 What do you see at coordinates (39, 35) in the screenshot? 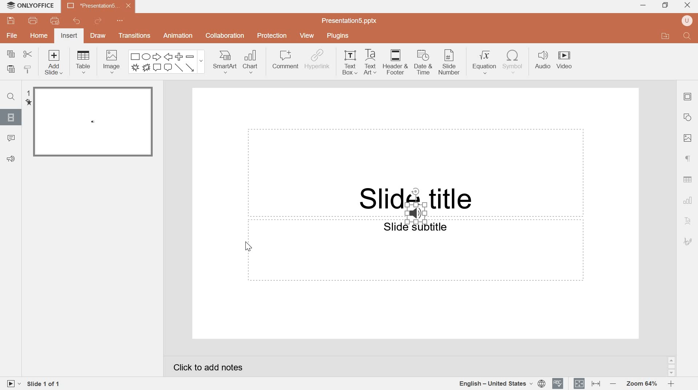
I see `Home` at bounding box center [39, 35].